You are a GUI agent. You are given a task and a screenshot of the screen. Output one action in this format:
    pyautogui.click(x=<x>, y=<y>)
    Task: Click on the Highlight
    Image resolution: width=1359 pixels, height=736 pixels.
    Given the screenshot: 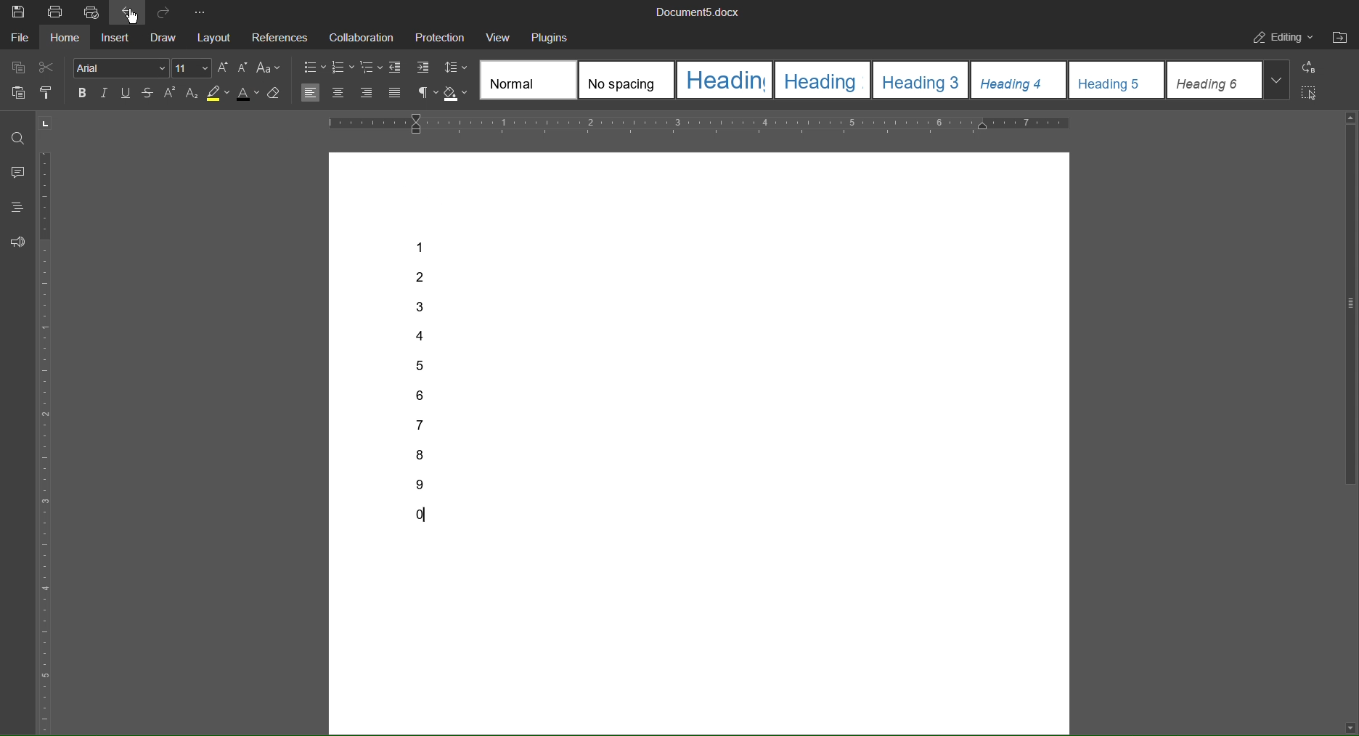 What is the action you would take?
    pyautogui.click(x=219, y=93)
    